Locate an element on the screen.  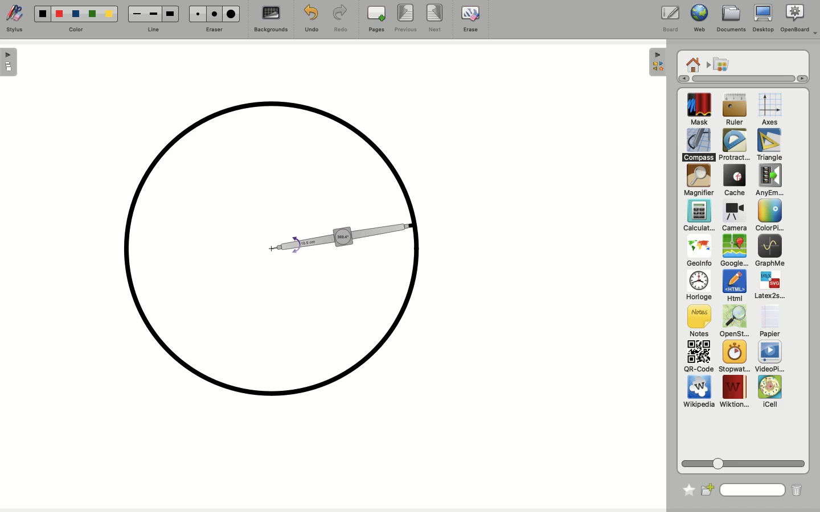
Next is located at coordinates (436, 19).